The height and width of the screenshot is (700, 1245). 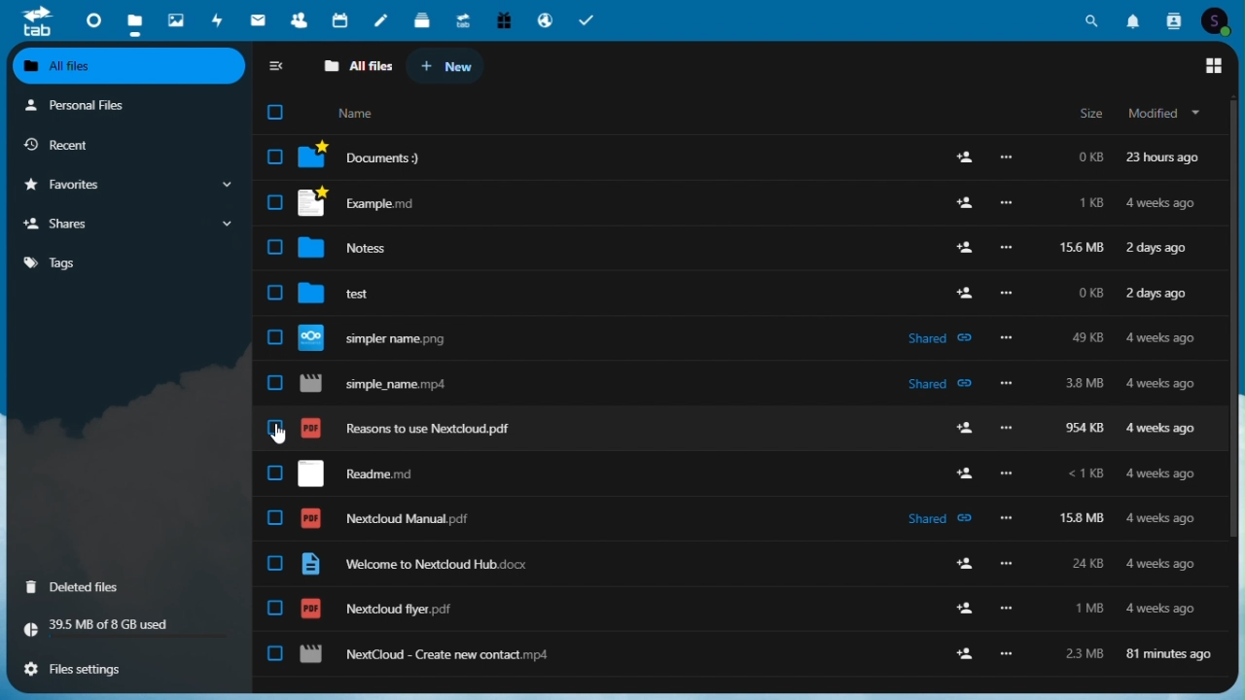 I want to click on Photos, so click(x=176, y=18).